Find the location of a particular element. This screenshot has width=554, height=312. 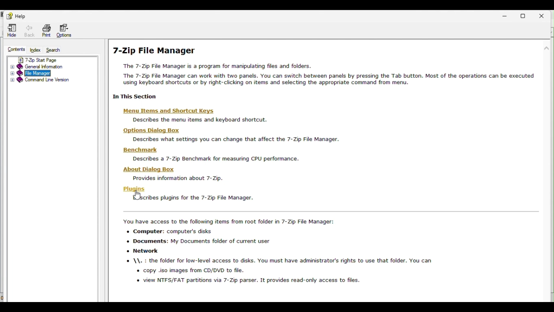

text is located at coordinates (176, 178).